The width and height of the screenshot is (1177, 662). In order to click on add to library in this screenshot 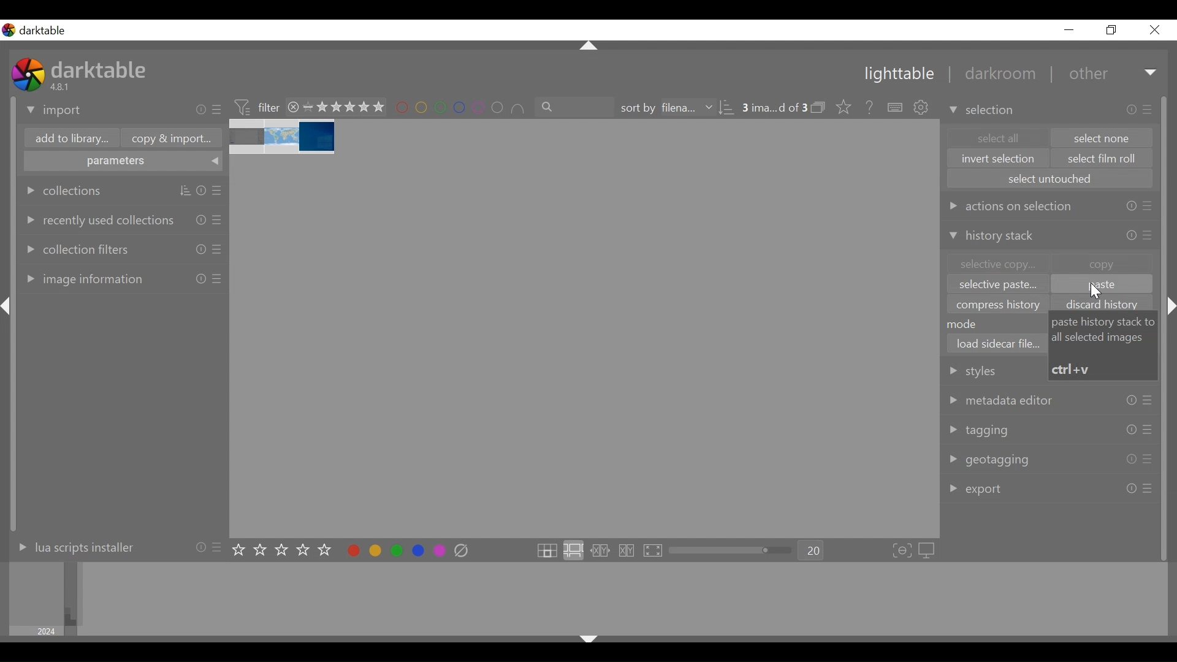, I will do `click(69, 140)`.